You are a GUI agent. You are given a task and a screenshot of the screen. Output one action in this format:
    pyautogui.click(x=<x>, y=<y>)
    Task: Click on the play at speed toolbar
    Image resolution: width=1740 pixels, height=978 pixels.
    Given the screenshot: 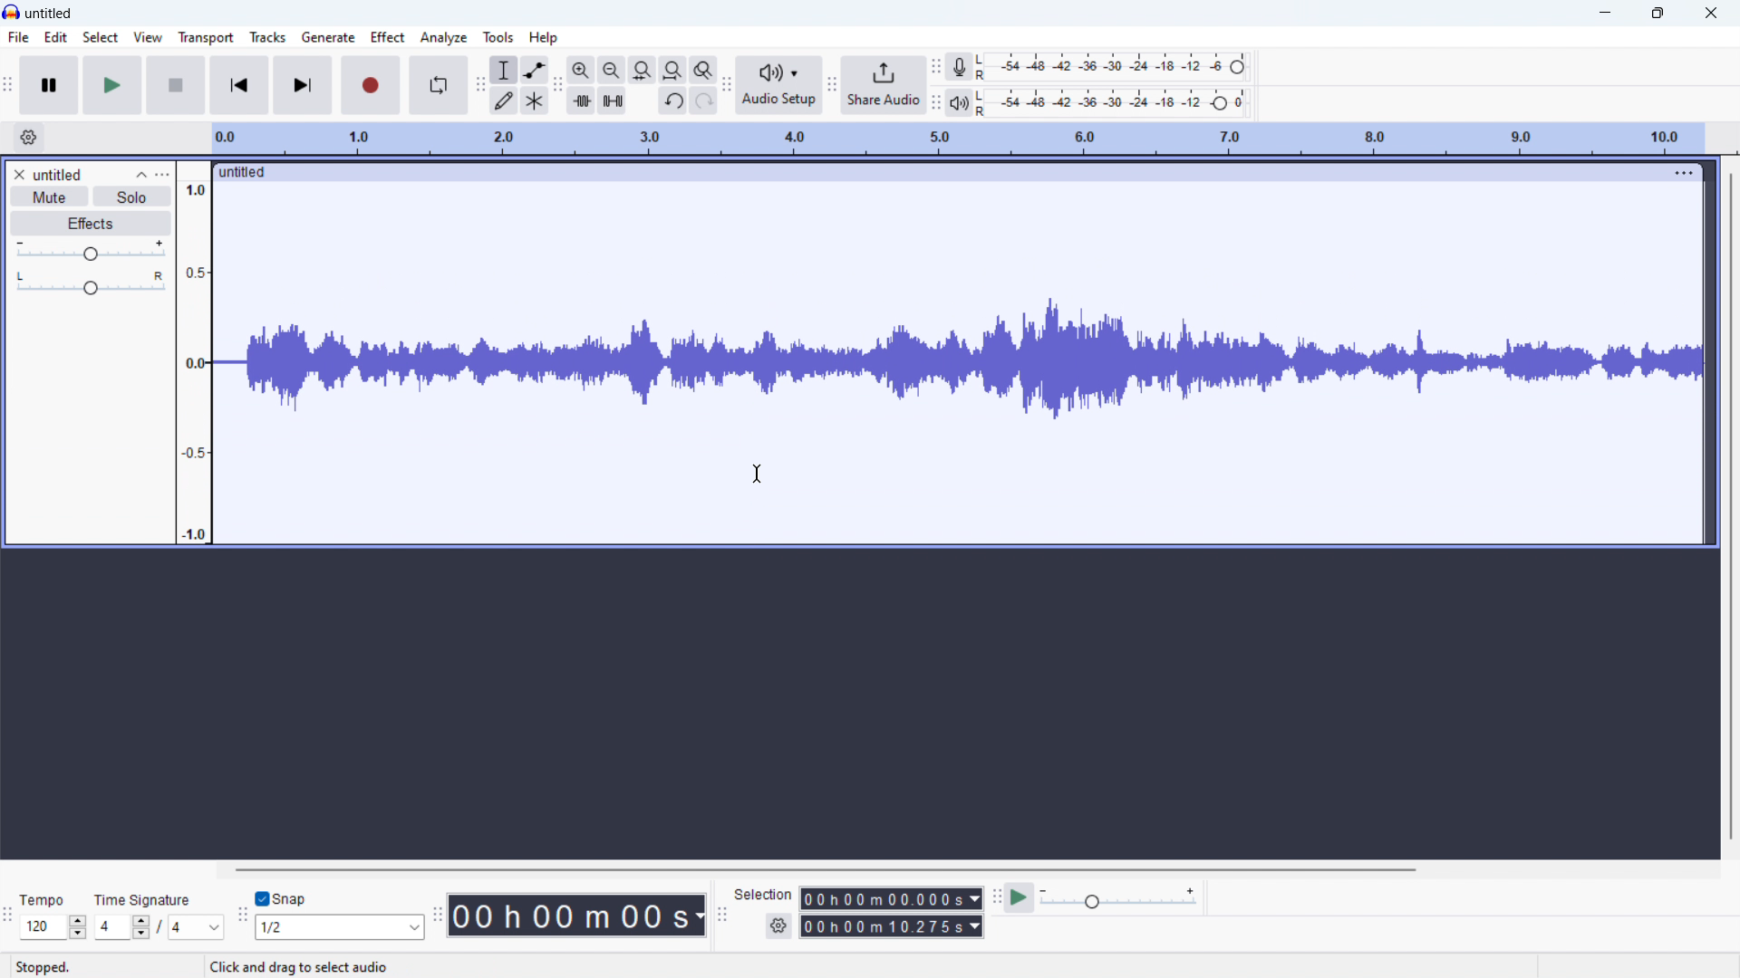 What is the action you would take?
    pyautogui.click(x=997, y=896)
    